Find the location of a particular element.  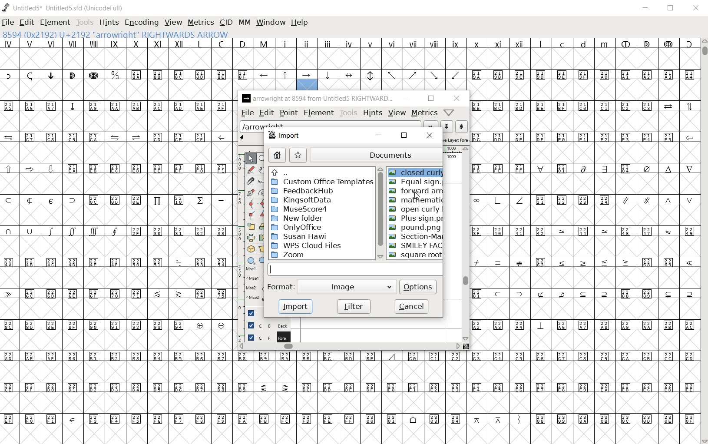

RESTORE DOWN is located at coordinates (671, 8).